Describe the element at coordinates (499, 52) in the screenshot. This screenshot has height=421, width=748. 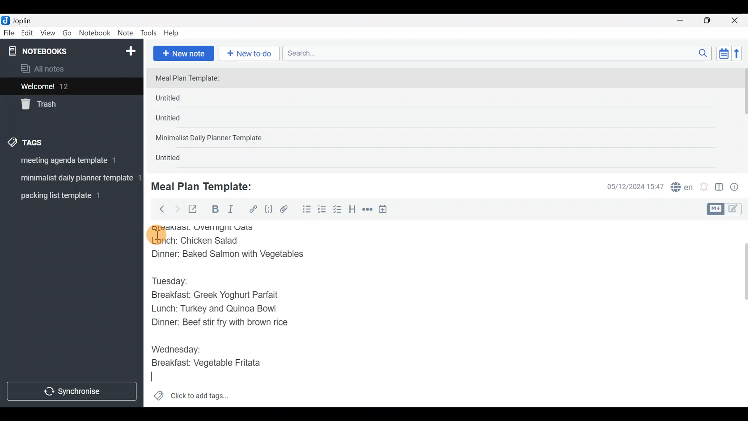
I see `Search bar` at that location.